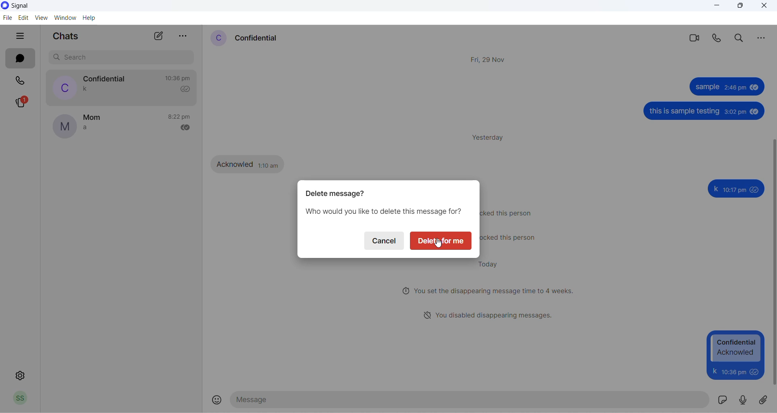 This screenshot has width=777, height=413. I want to click on Fri, 29 Nov, so click(497, 62).